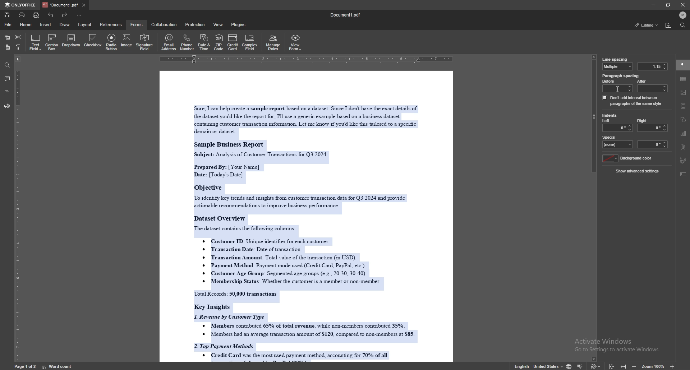  I want to click on vertical scale, so click(18, 209).